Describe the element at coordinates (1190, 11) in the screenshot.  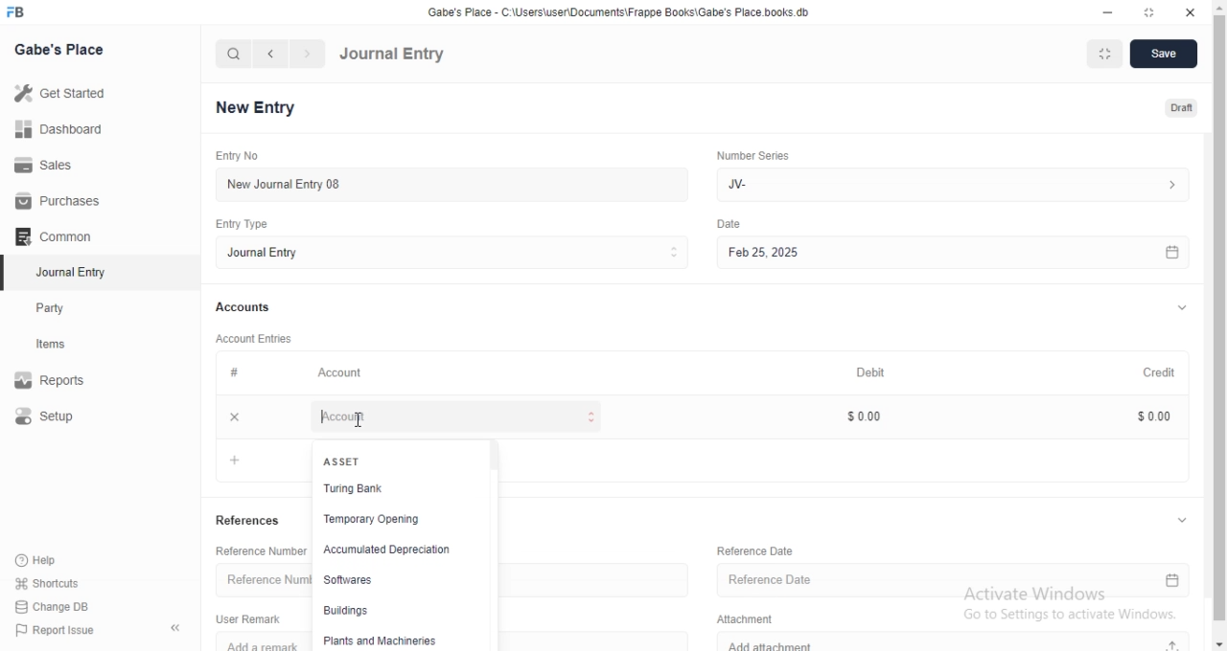
I see `close` at that location.